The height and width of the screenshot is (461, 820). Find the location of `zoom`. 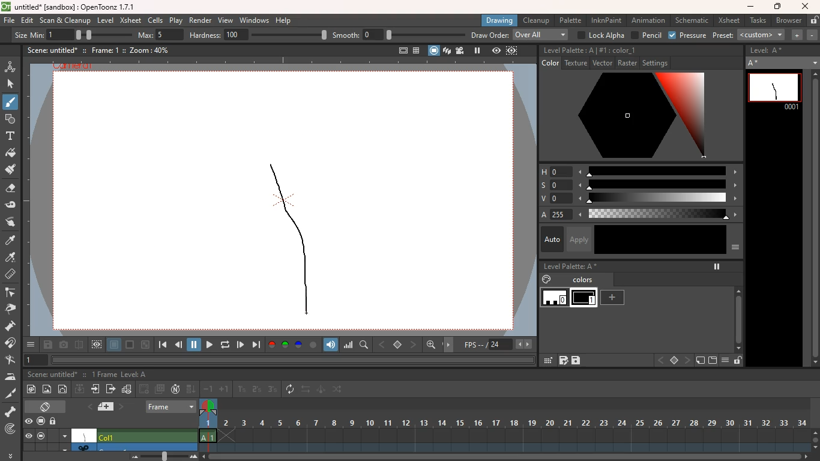

zoom is located at coordinates (815, 438).